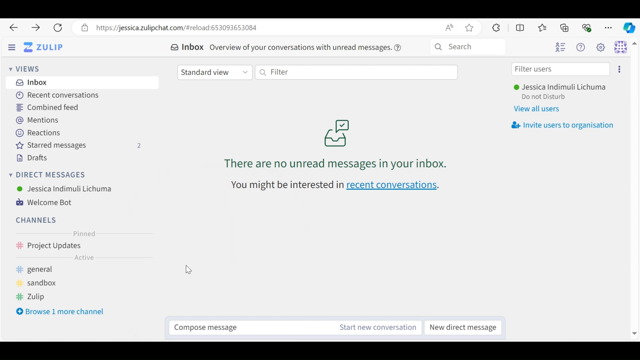 Image resolution: width=640 pixels, height=360 pixels. I want to click on Use, so click(65, 188).